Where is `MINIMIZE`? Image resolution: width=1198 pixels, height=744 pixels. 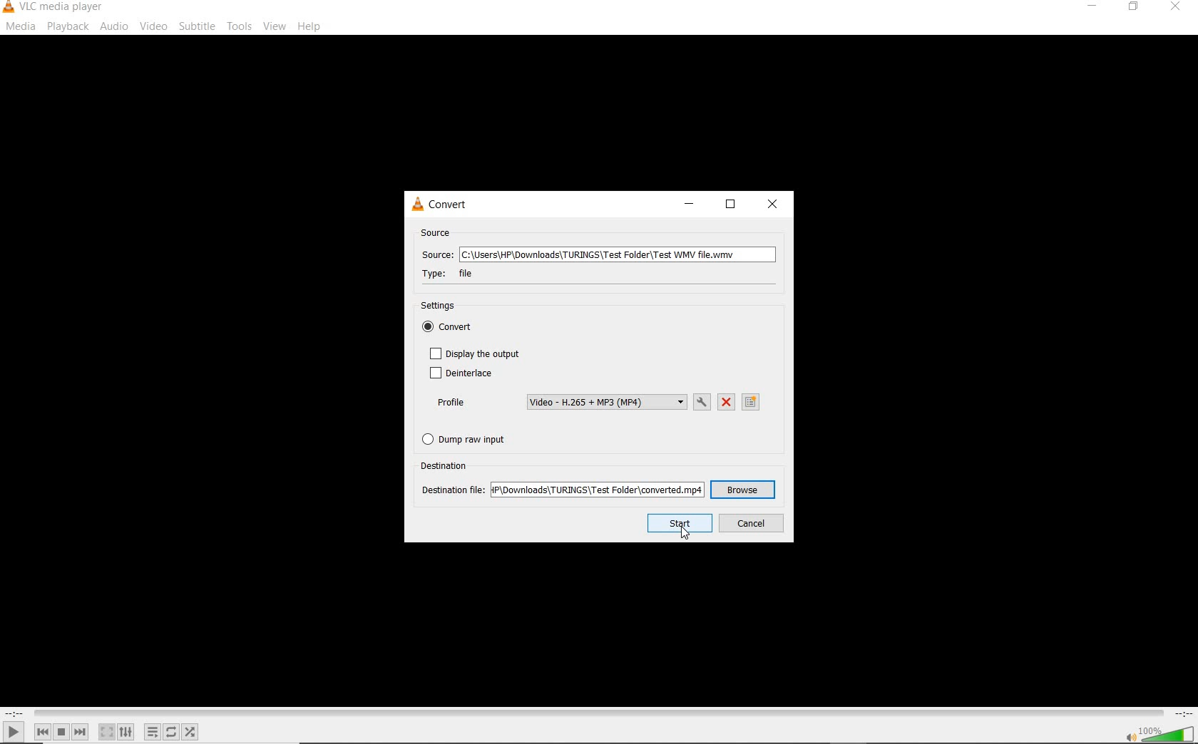
MINIMIZE is located at coordinates (687, 206).